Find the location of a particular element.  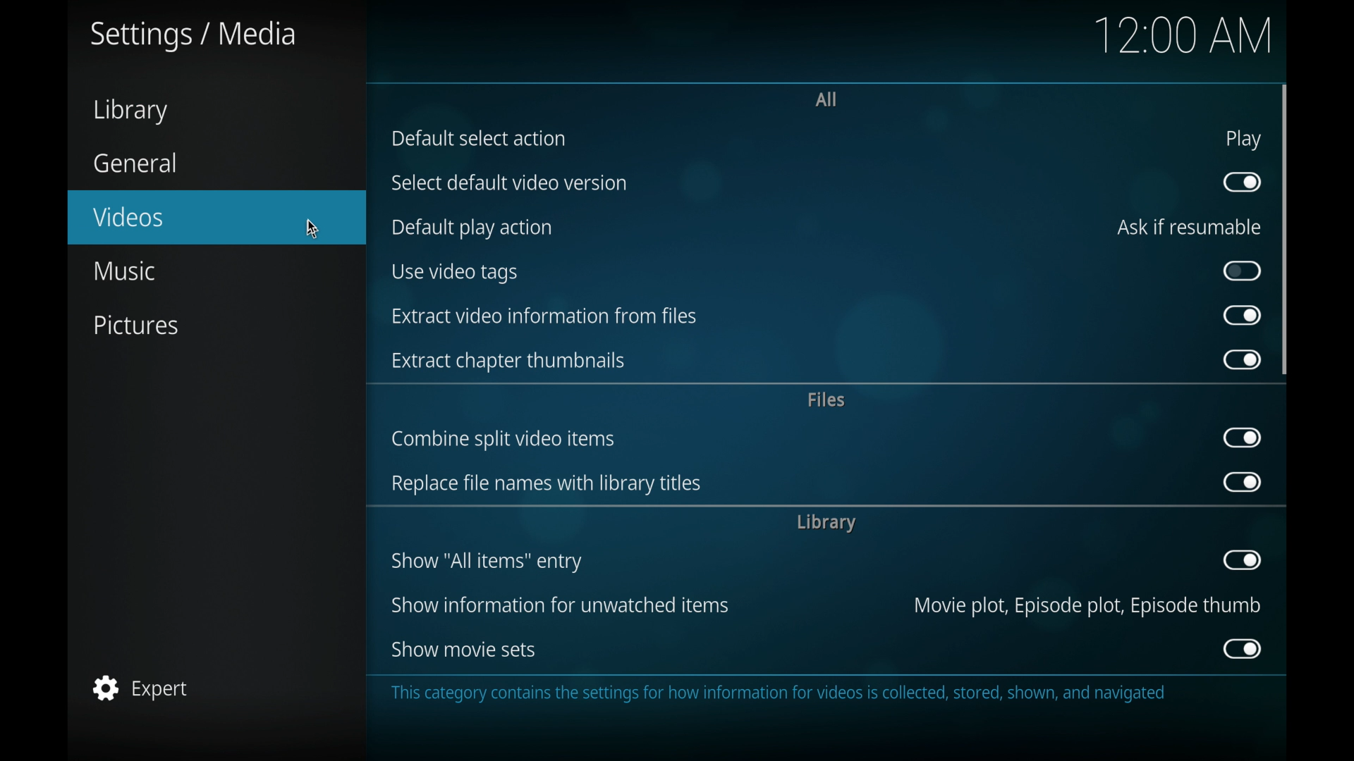

library is located at coordinates (130, 111).